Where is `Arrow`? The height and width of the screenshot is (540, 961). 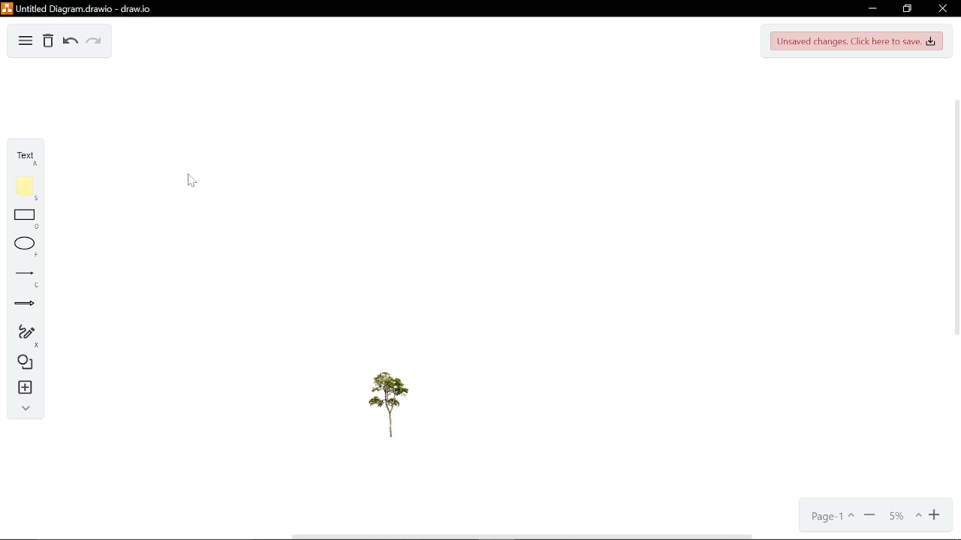 Arrow is located at coordinates (21, 301).